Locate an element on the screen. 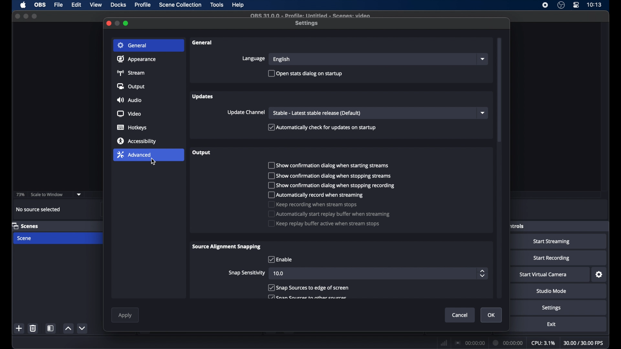 The width and height of the screenshot is (621, 349). cancel is located at coordinates (461, 315).